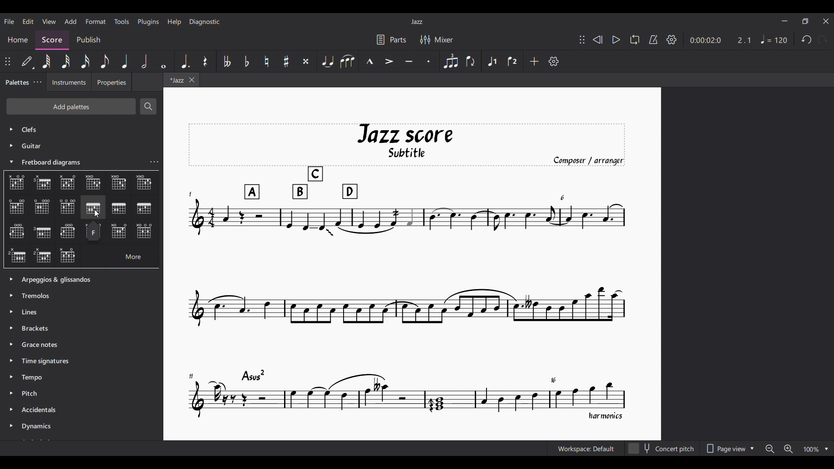  Describe the element at coordinates (785, 21) in the screenshot. I see `Minimize` at that location.